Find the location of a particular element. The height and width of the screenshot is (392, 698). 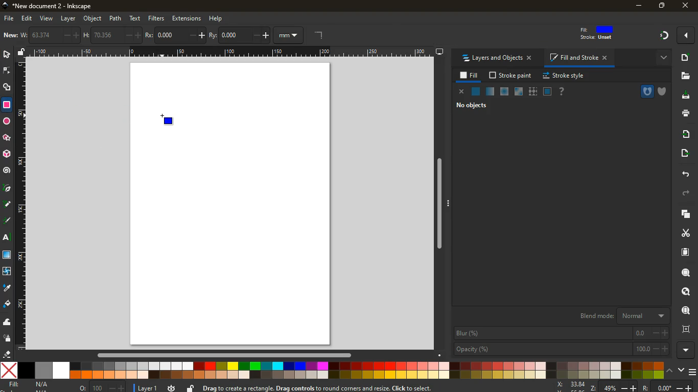

find is located at coordinates (685, 310).